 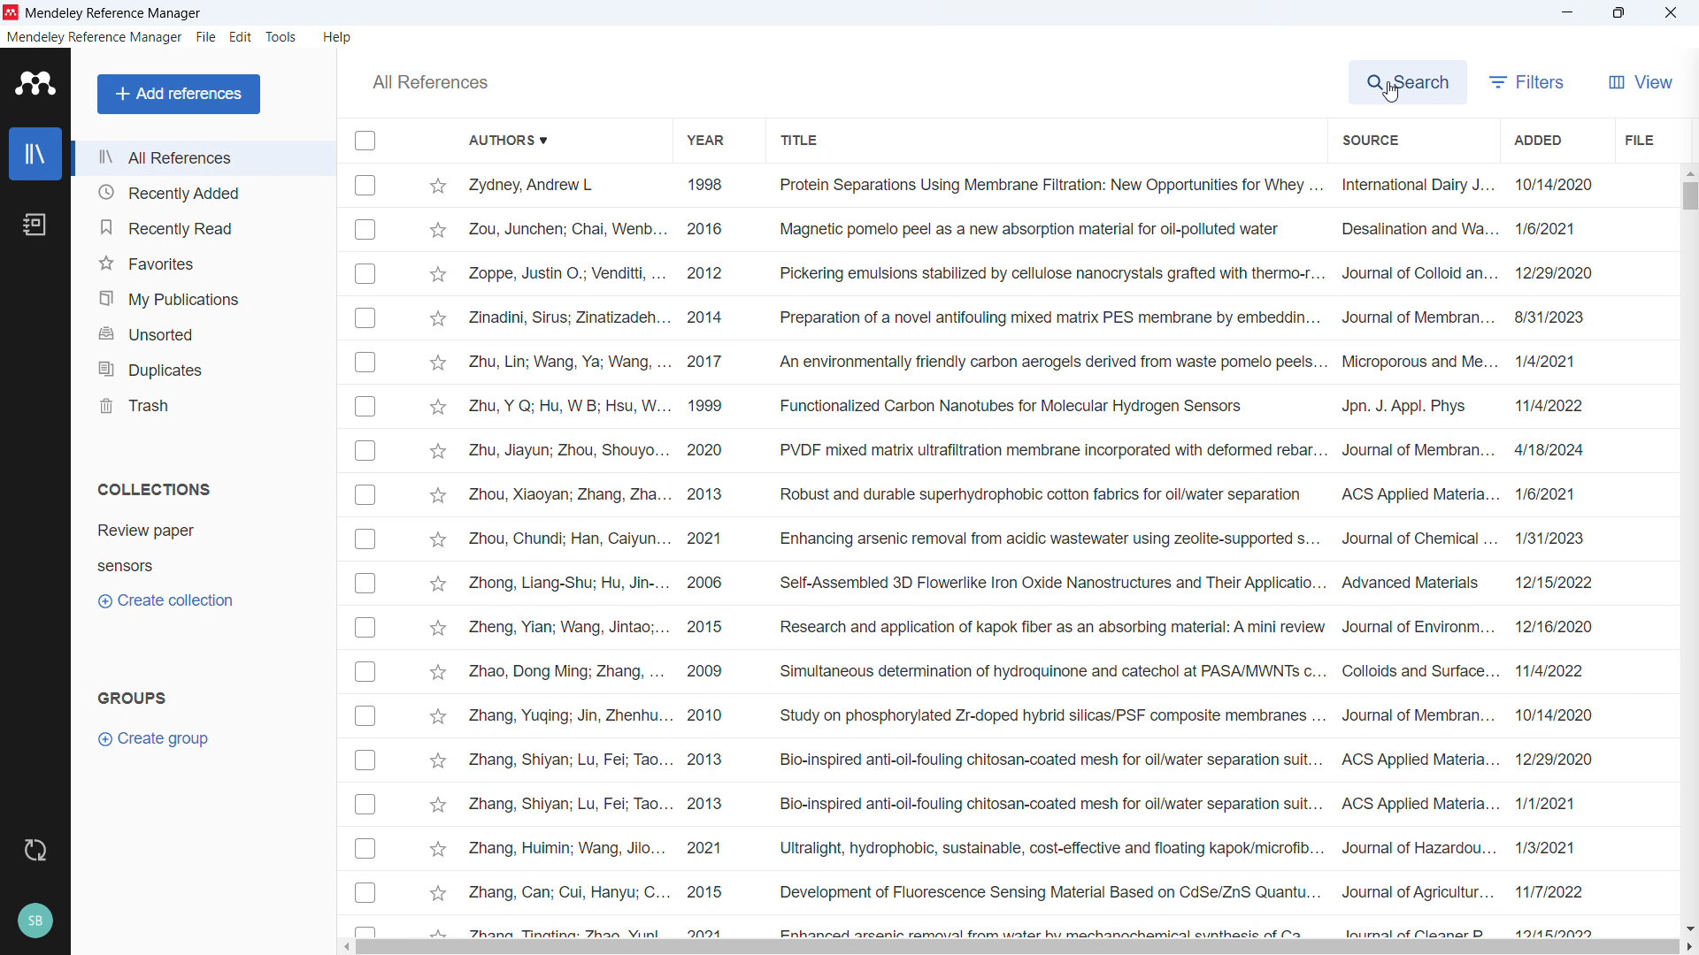 What do you see at coordinates (430, 82) in the screenshot?
I see `` at bounding box center [430, 82].